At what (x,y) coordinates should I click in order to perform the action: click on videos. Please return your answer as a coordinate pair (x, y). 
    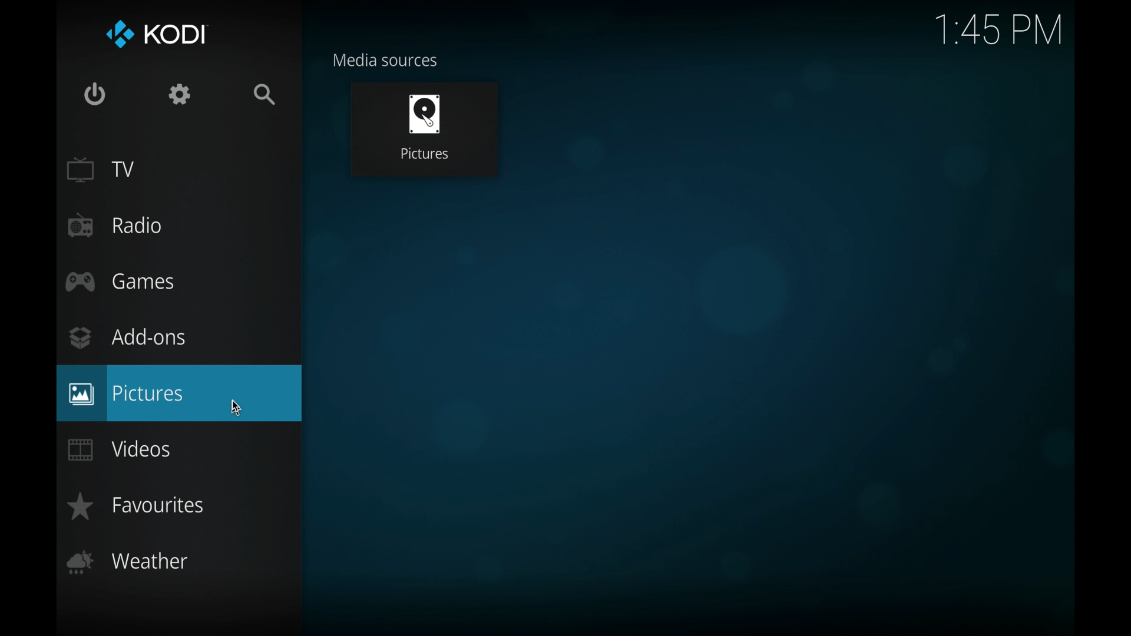
    Looking at the image, I should click on (120, 449).